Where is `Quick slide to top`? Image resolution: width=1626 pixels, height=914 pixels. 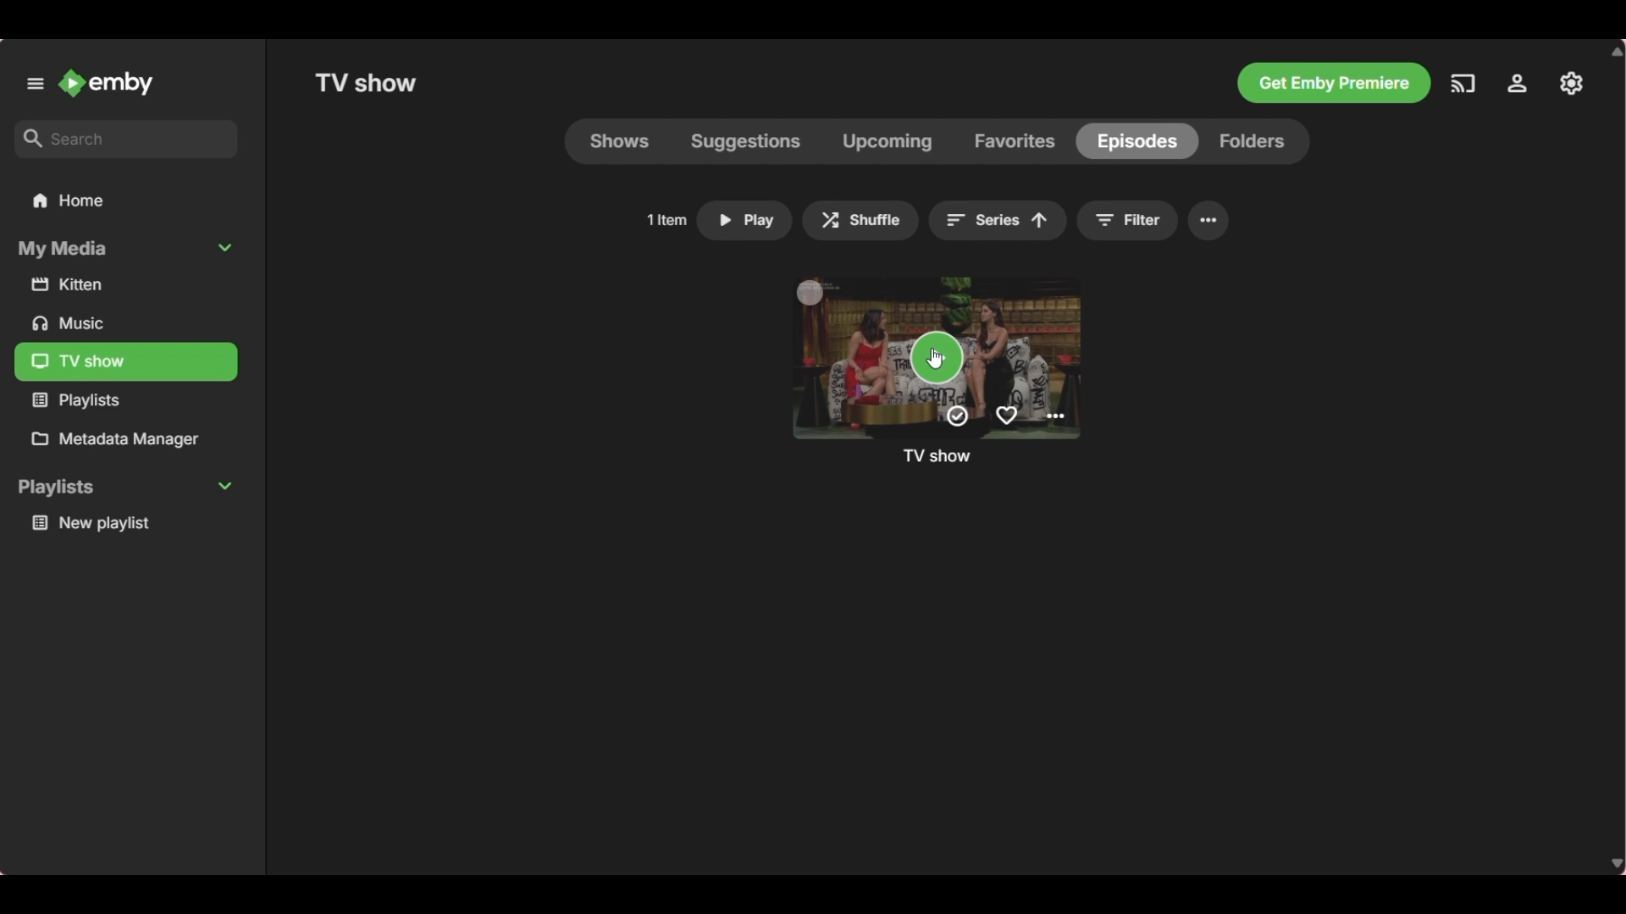
Quick slide to top is located at coordinates (1615, 52).